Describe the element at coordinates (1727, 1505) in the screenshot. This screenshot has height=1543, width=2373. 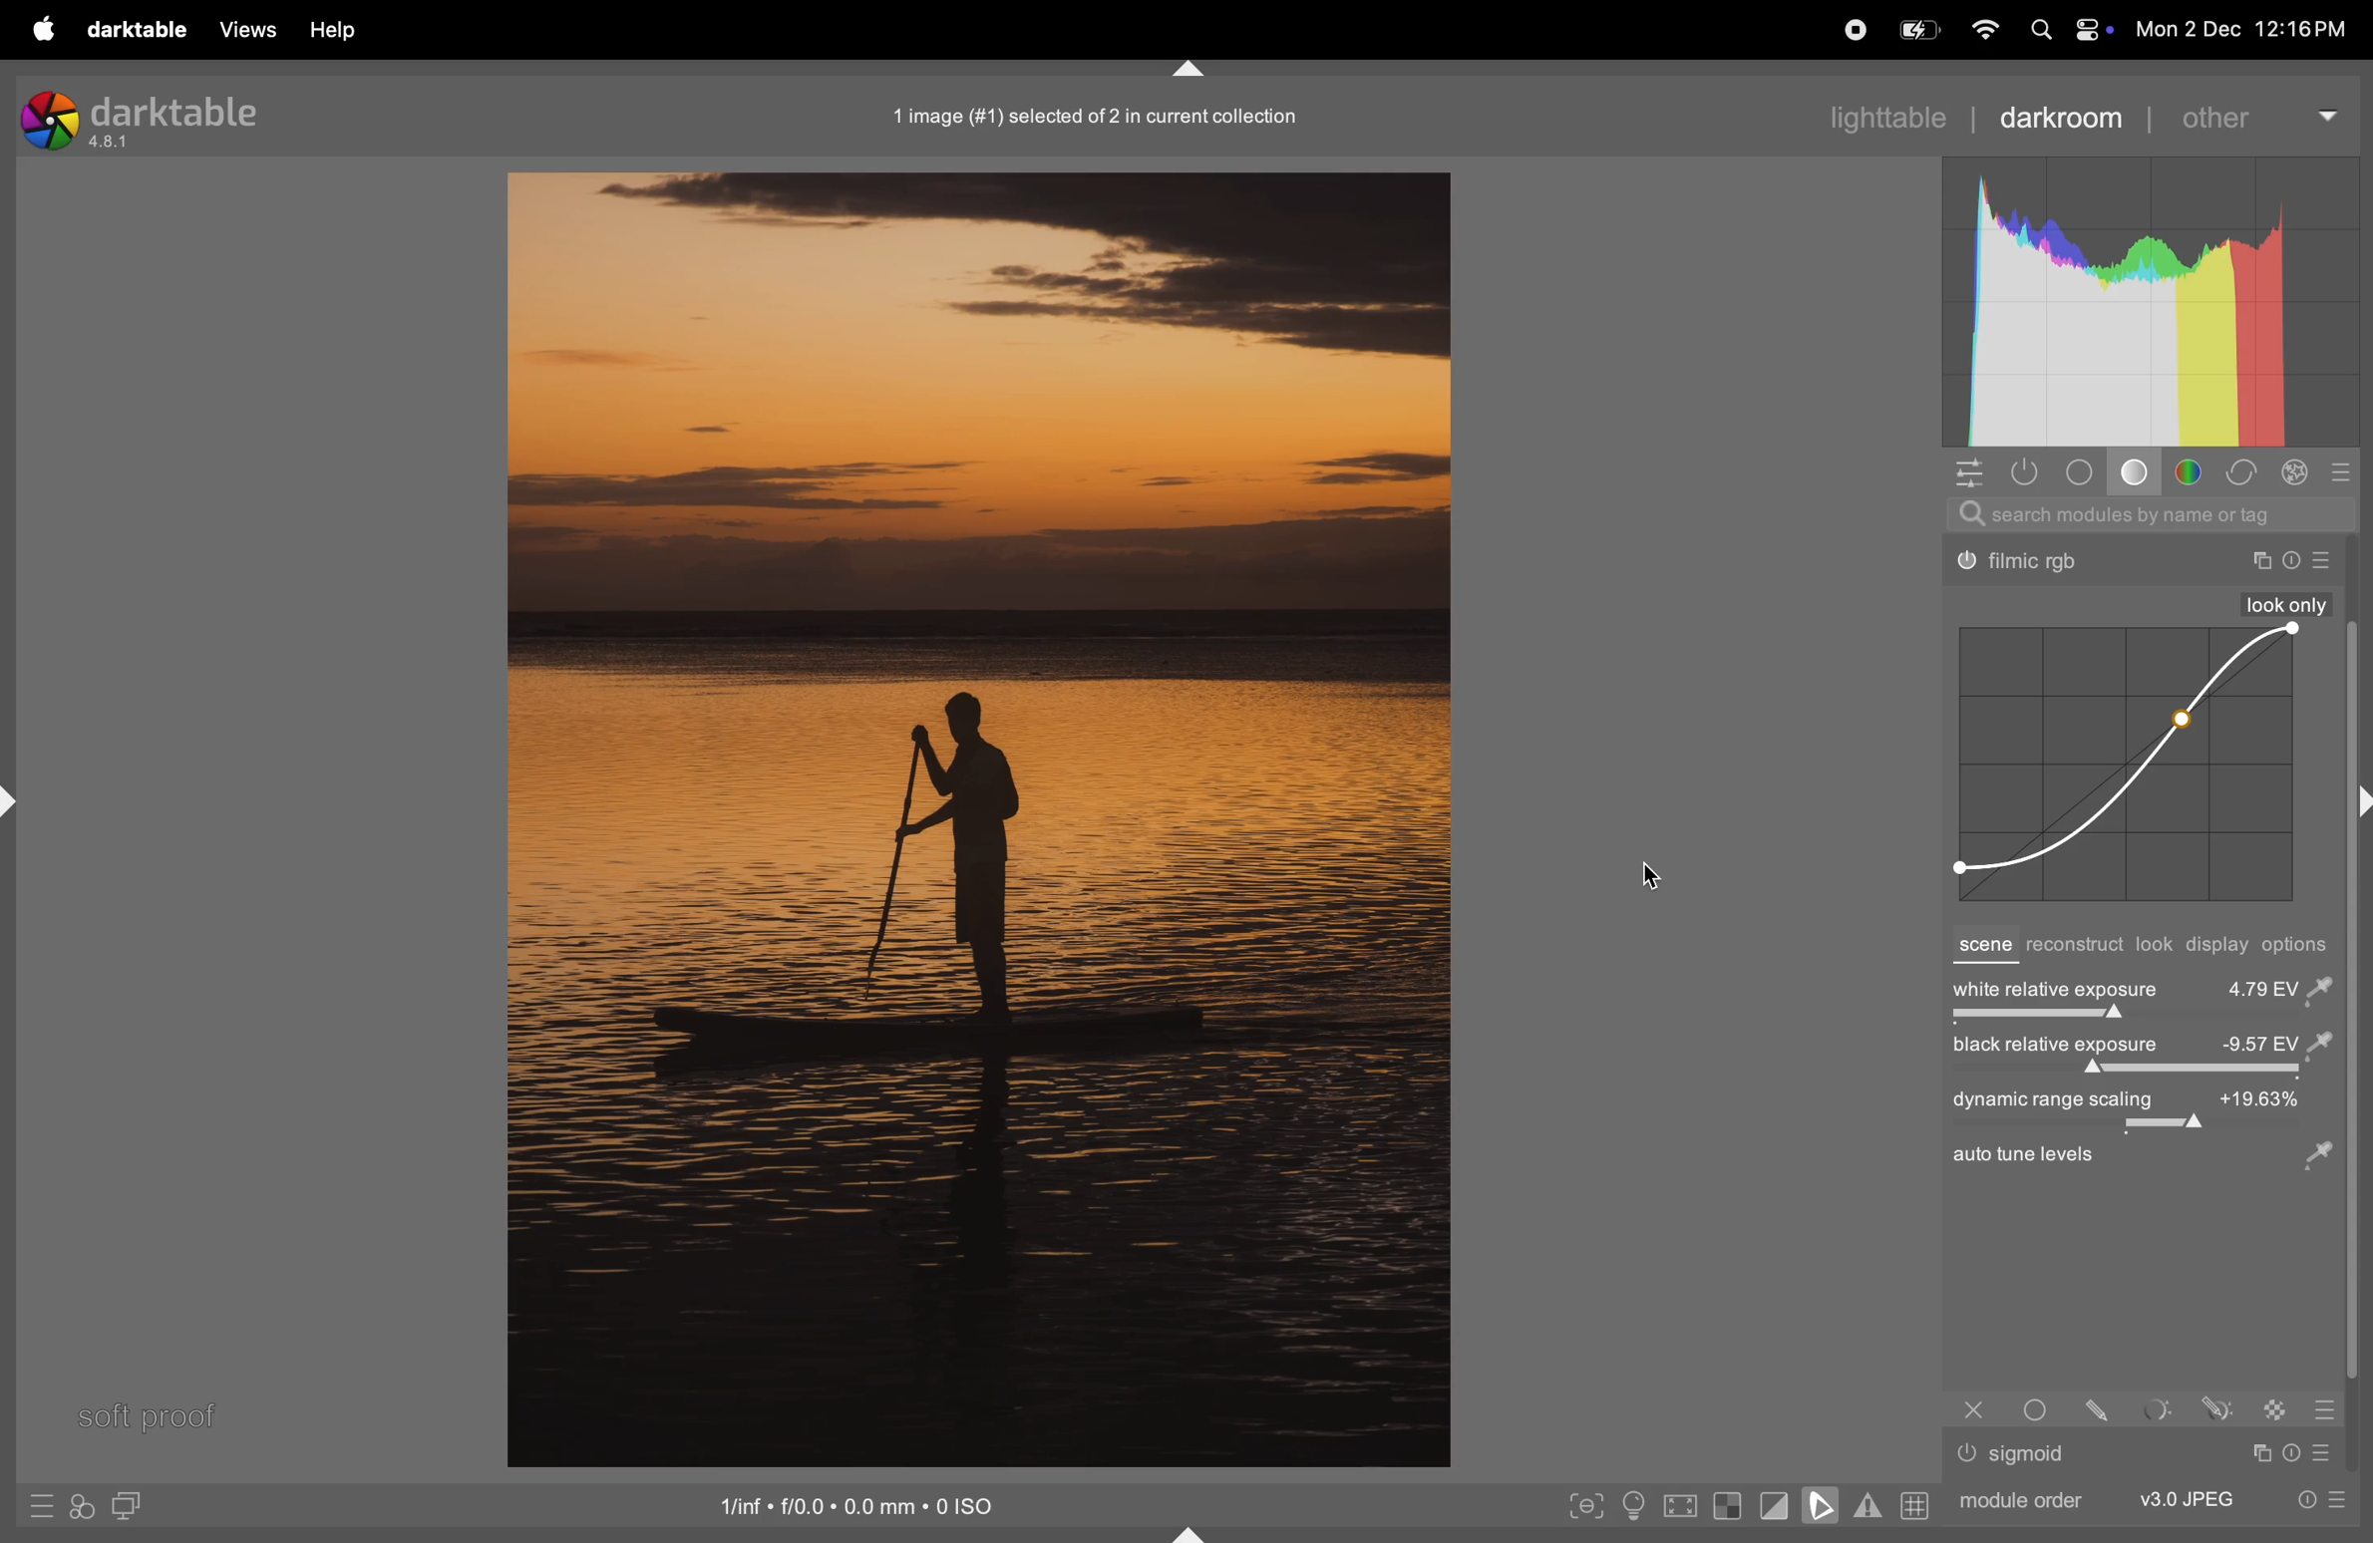
I see `toggle indications of raw exposure` at that location.